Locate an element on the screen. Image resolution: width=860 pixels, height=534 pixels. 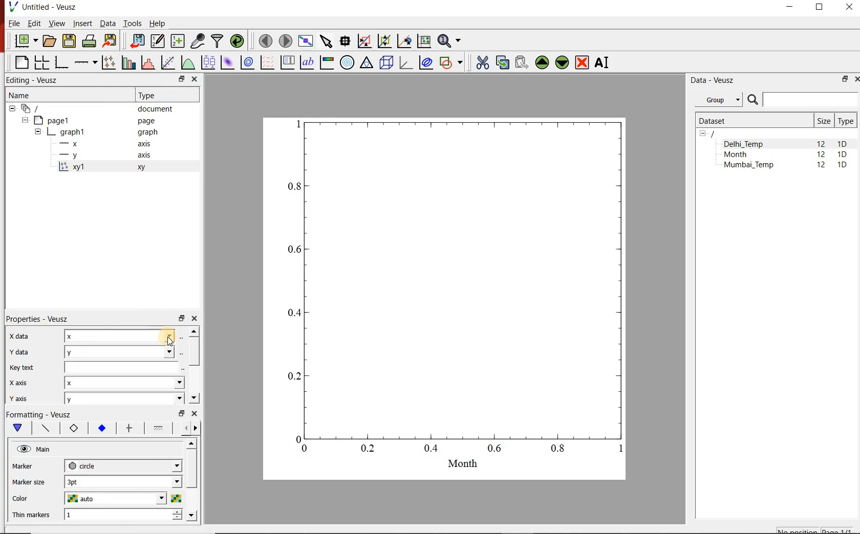
Tools is located at coordinates (133, 24).